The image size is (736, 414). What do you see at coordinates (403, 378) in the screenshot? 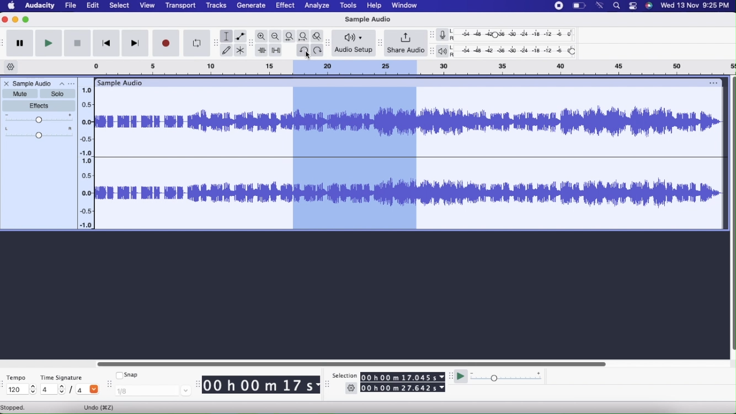
I see `00 h 00 m 17.575 s` at bounding box center [403, 378].